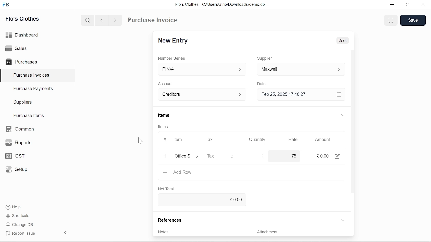 The width and height of the screenshot is (431, 242). What do you see at coordinates (321, 156) in the screenshot?
I see `0.00` at bounding box center [321, 156].